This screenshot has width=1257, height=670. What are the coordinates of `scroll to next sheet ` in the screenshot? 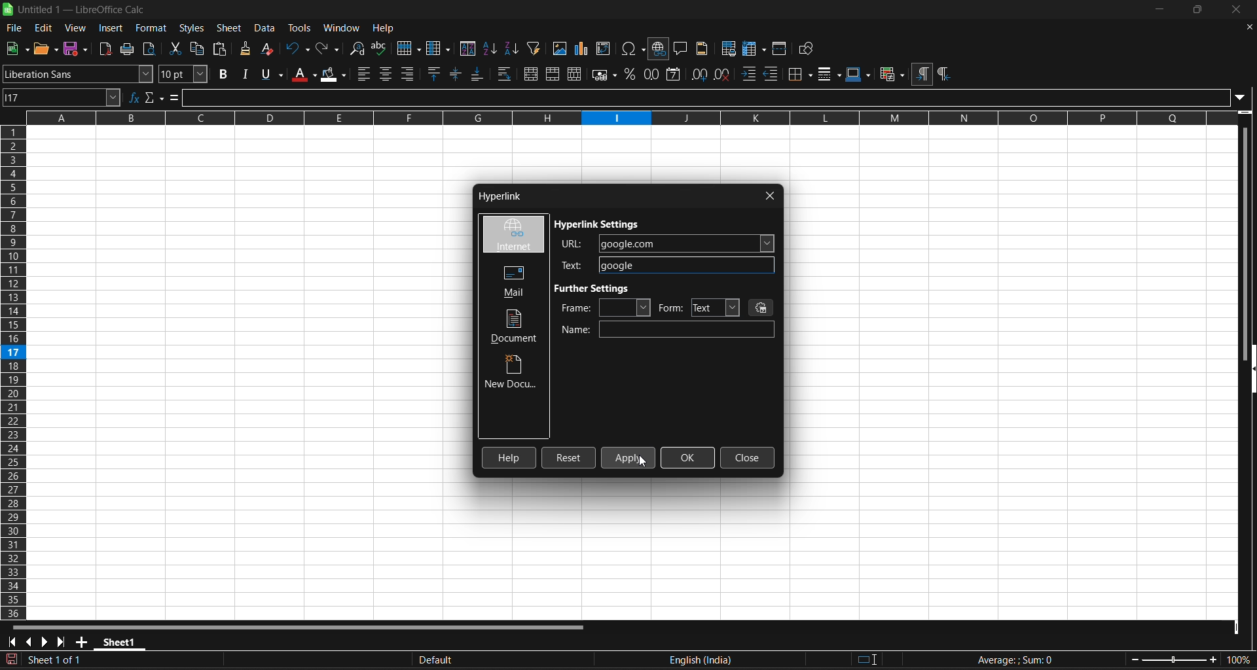 It's located at (44, 643).